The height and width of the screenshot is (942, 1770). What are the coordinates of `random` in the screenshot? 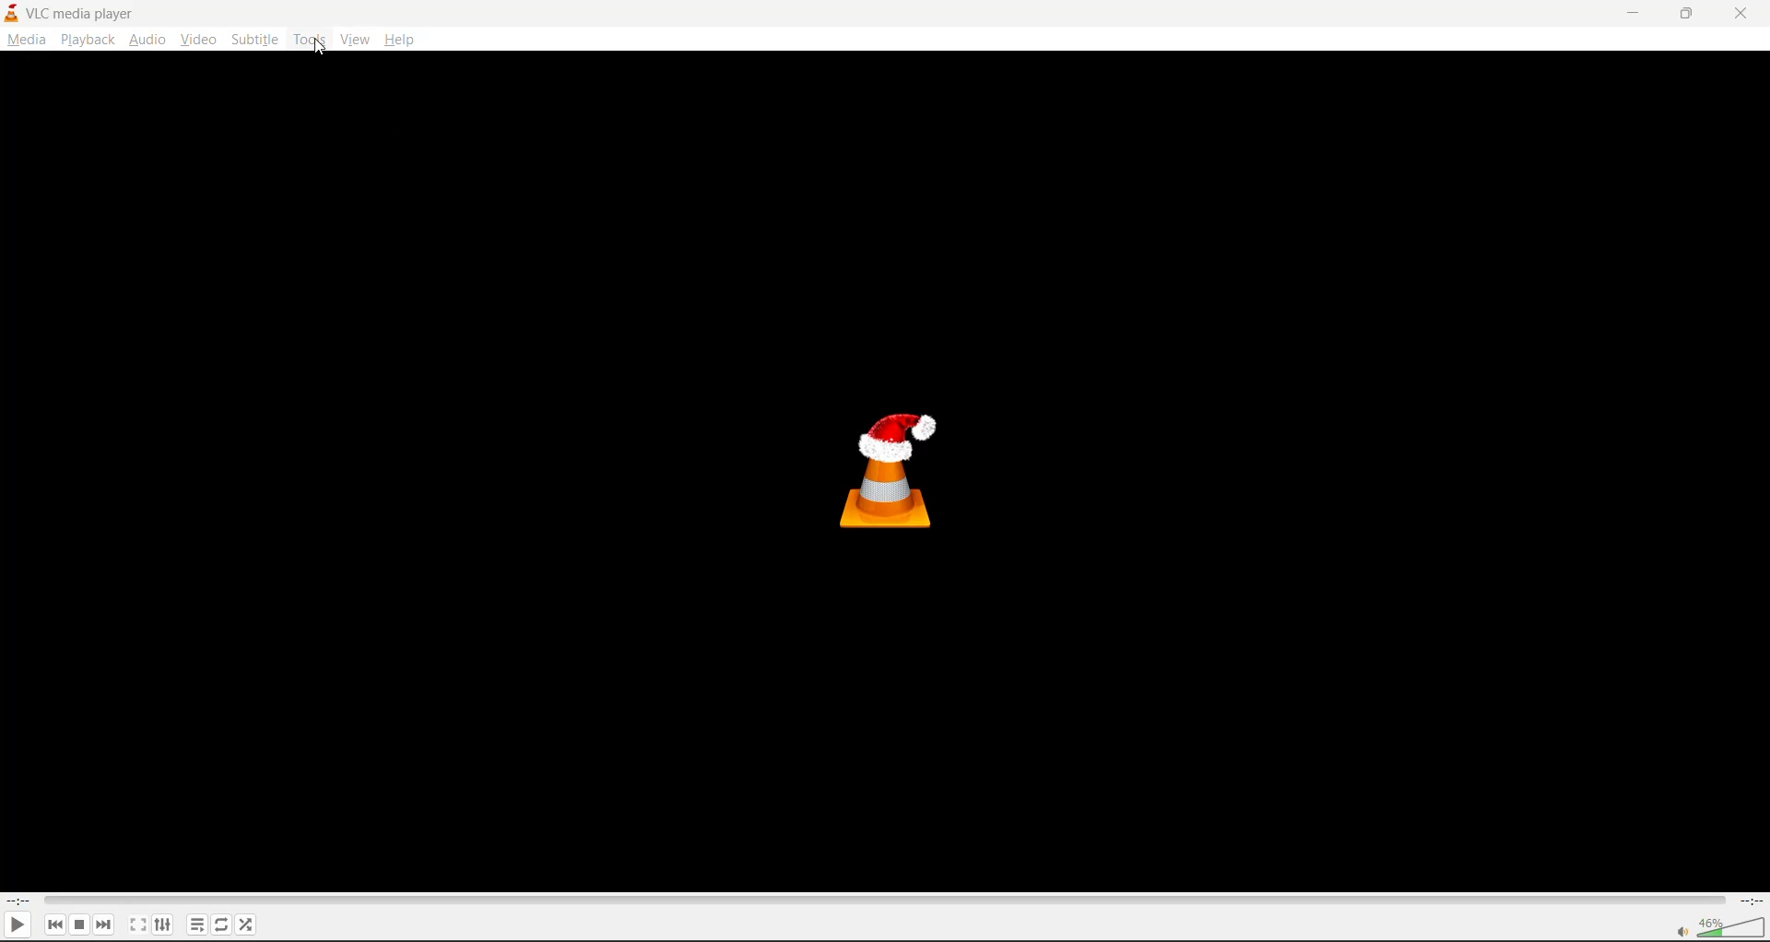 It's located at (248, 927).